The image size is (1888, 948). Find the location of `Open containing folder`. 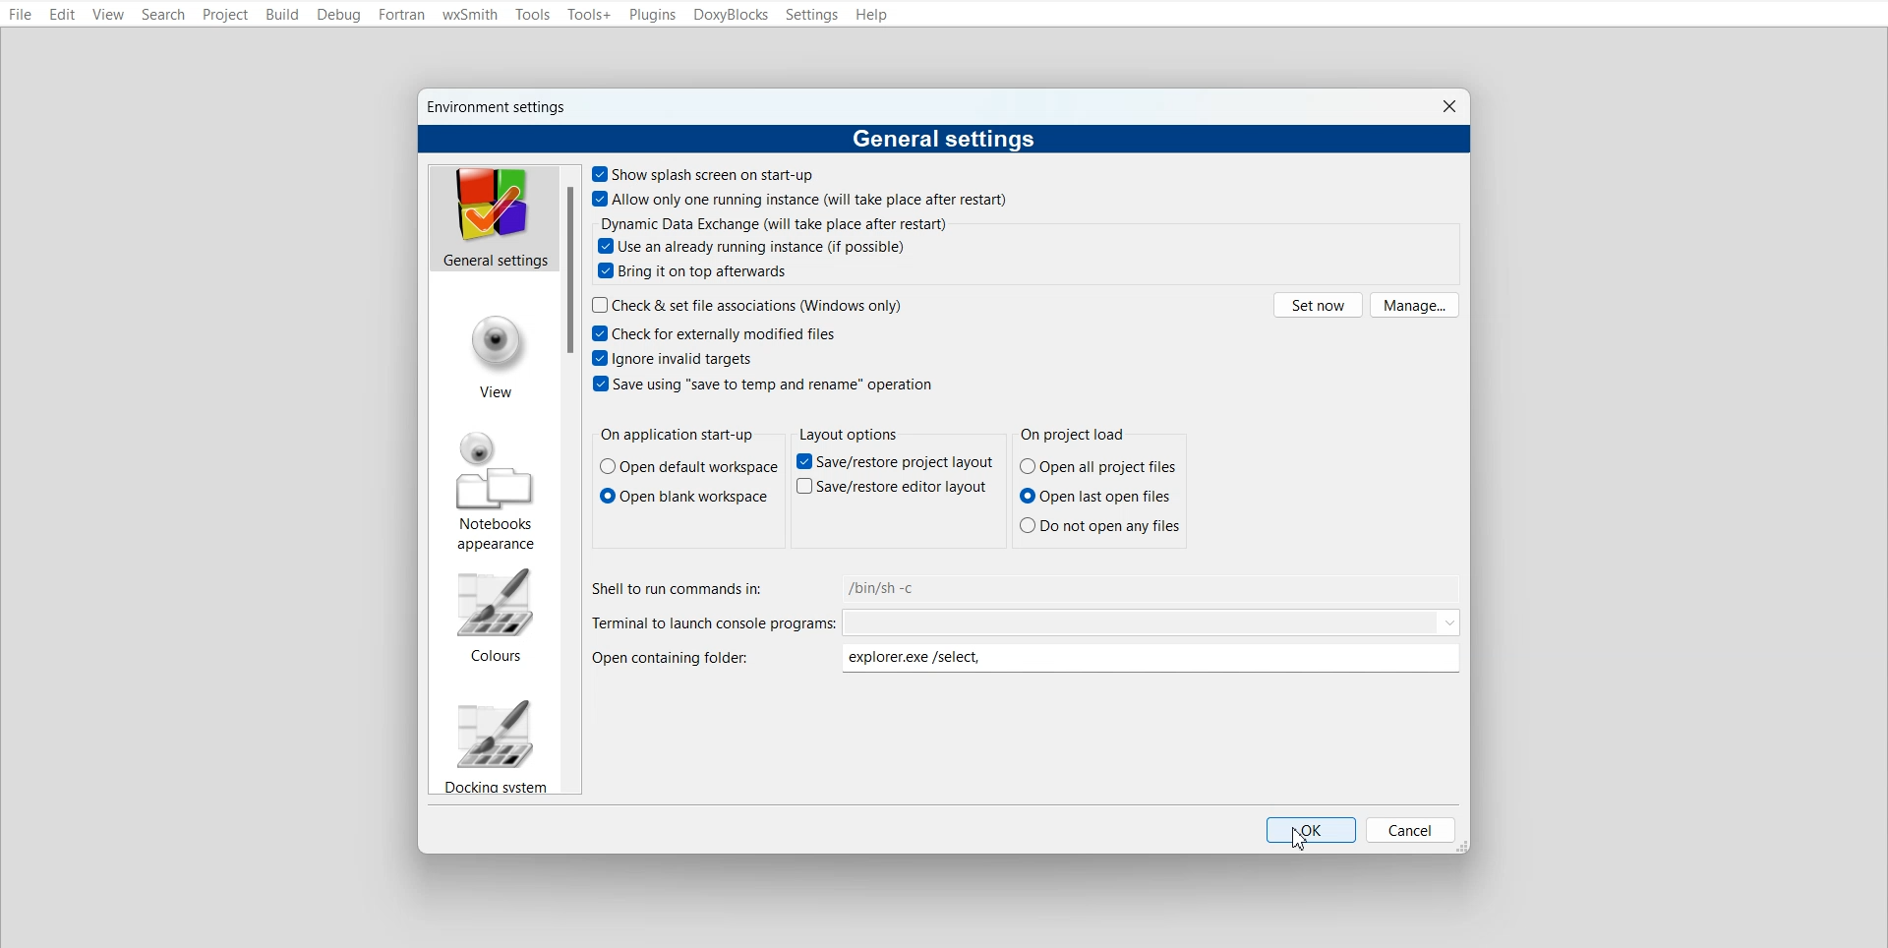

Open containing folder is located at coordinates (1031, 659).